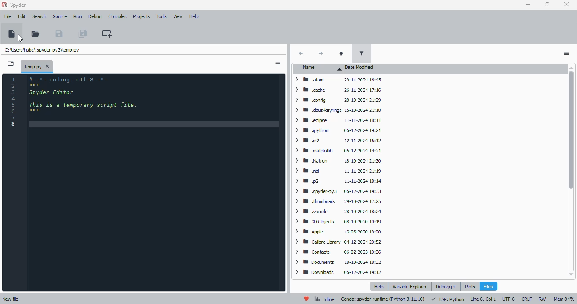 The height and width of the screenshot is (304, 577). I want to click on run, so click(78, 17).